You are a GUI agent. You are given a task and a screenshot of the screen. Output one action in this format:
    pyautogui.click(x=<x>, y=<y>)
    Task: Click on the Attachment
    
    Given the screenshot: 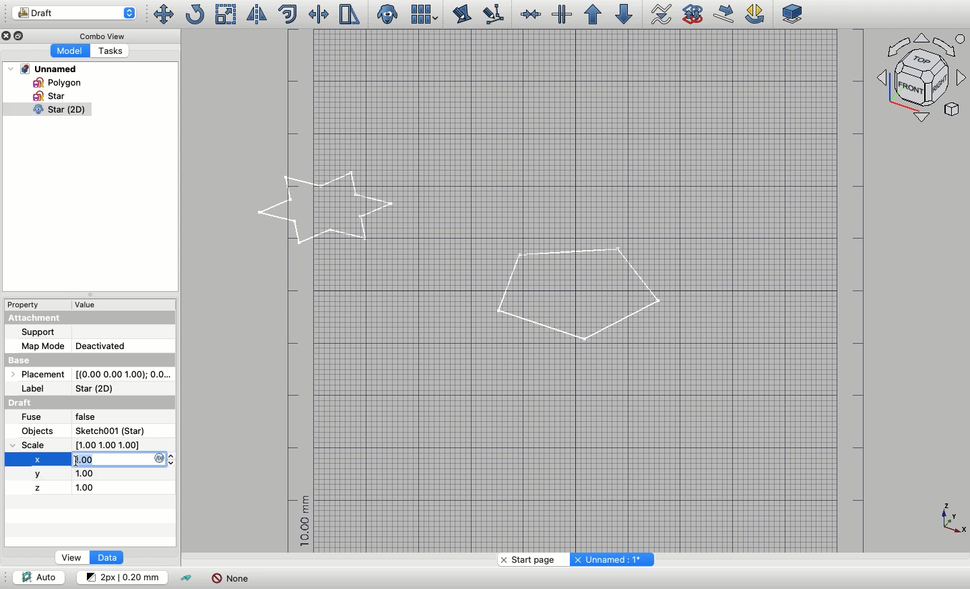 What is the action you would take?
    pyautogui.click(x=90, y=317)
    